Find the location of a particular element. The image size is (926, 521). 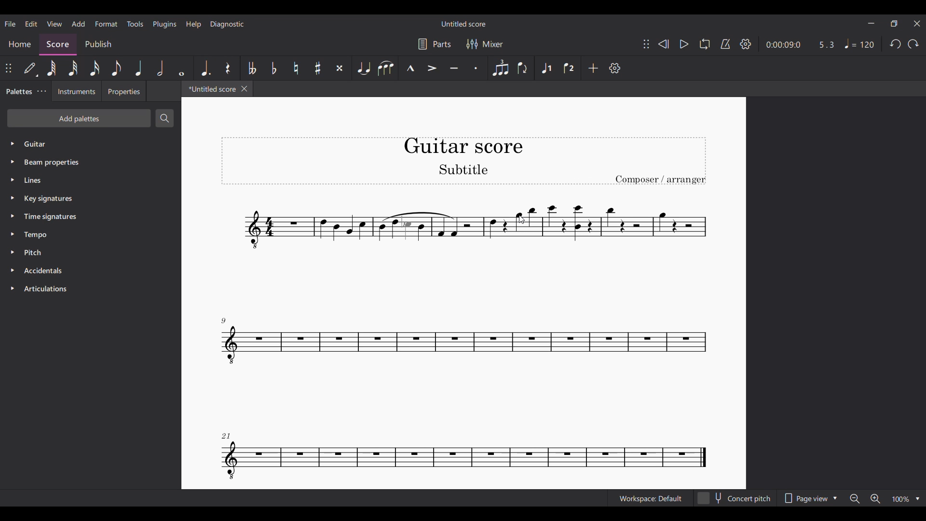

Click to expand pitch palette is located at coordinates (13, 252).